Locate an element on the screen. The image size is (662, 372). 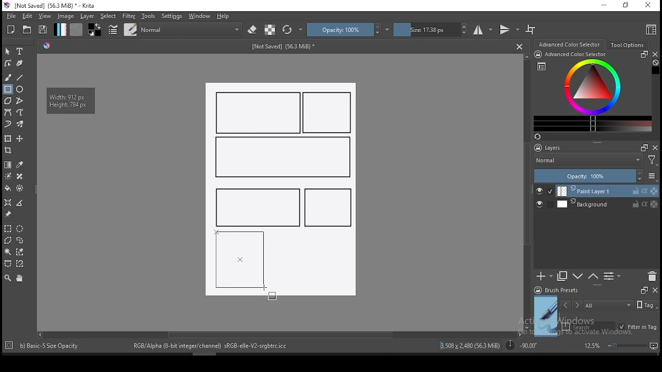
paint bucket tool is located at coordinates (8, 188).